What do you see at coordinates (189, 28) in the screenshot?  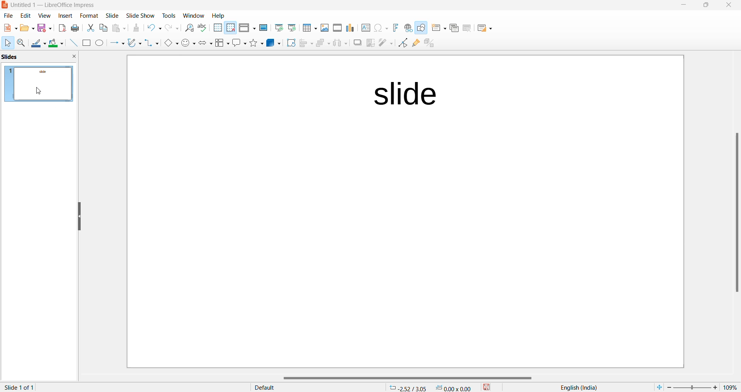 I see `find ` at bounding box center [189, 28].